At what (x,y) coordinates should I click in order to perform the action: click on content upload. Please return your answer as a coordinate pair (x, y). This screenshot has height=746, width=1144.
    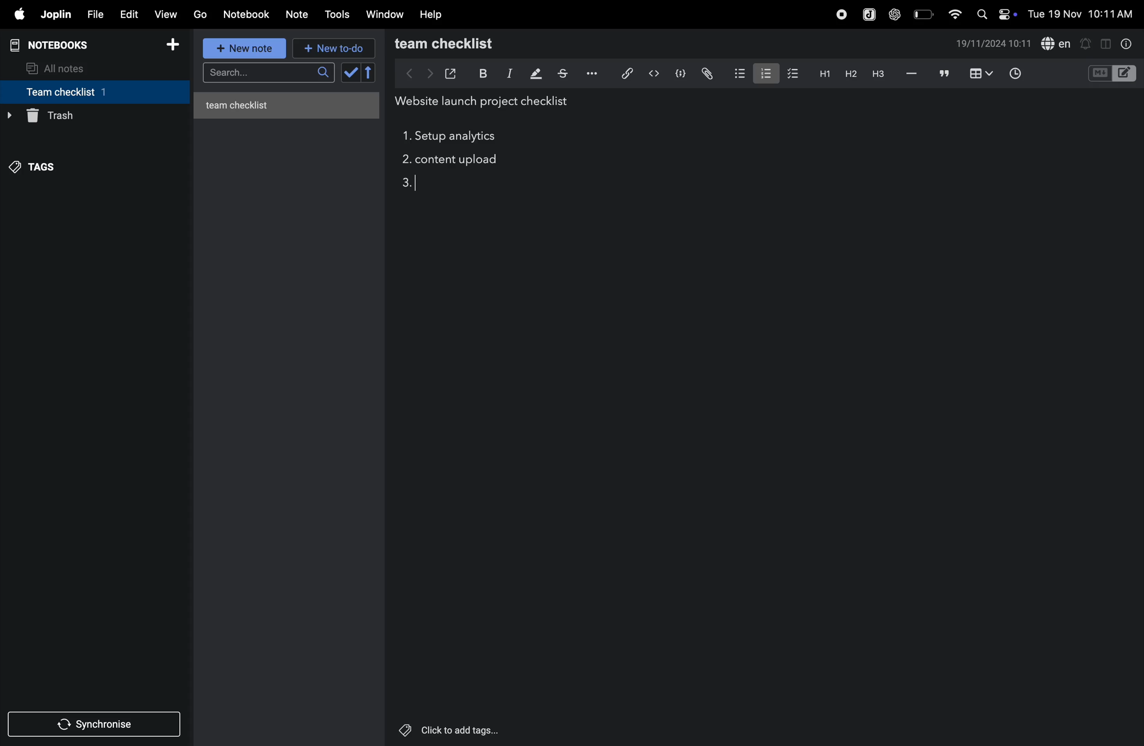
    Looking at the image, I should click on (459, 161).